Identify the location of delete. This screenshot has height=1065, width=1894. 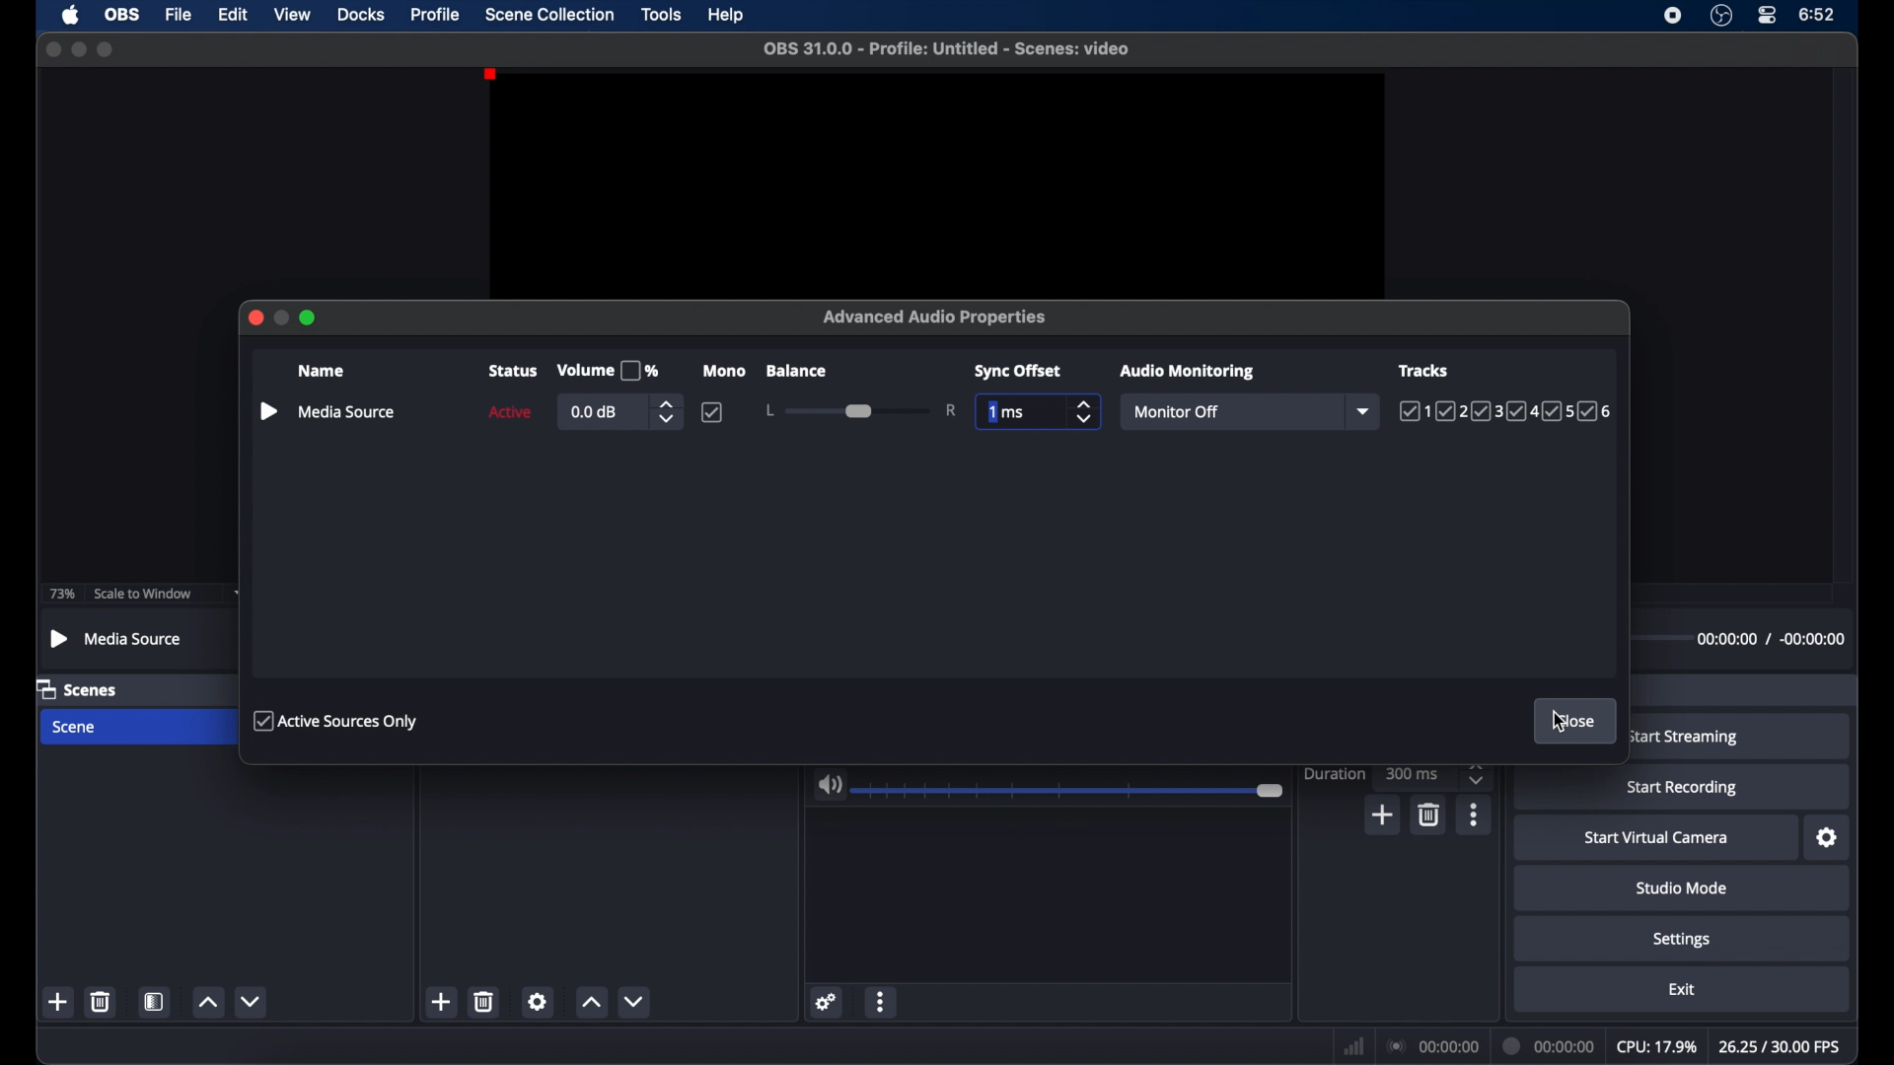
(1430, 816).